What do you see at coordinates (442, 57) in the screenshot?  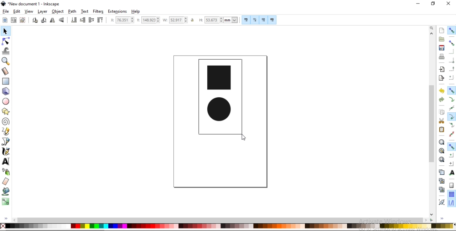 I see `print document` at bounding box center [442, 57].